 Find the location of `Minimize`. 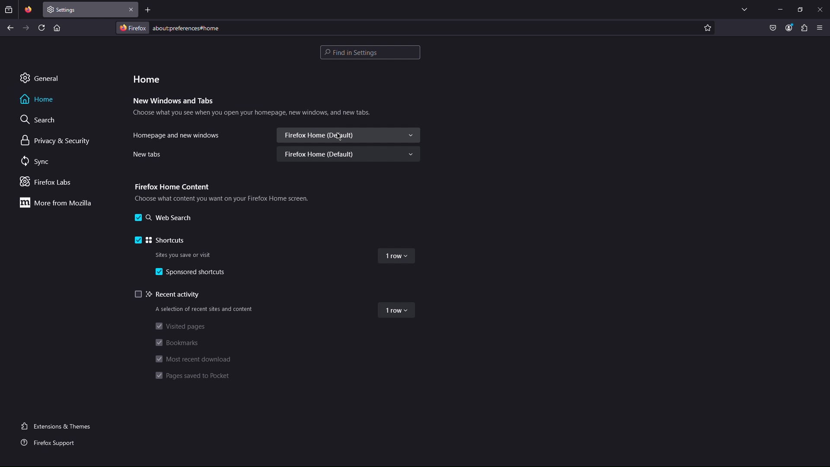

Minimize is located at coordinates (780, 9).